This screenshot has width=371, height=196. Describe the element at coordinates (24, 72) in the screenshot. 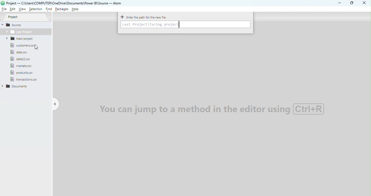

I see `file` at that location.